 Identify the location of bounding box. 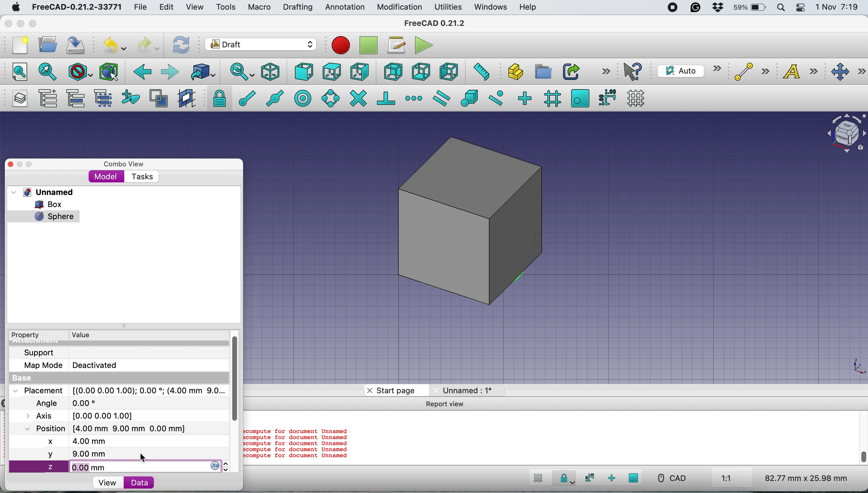
(108, 72).